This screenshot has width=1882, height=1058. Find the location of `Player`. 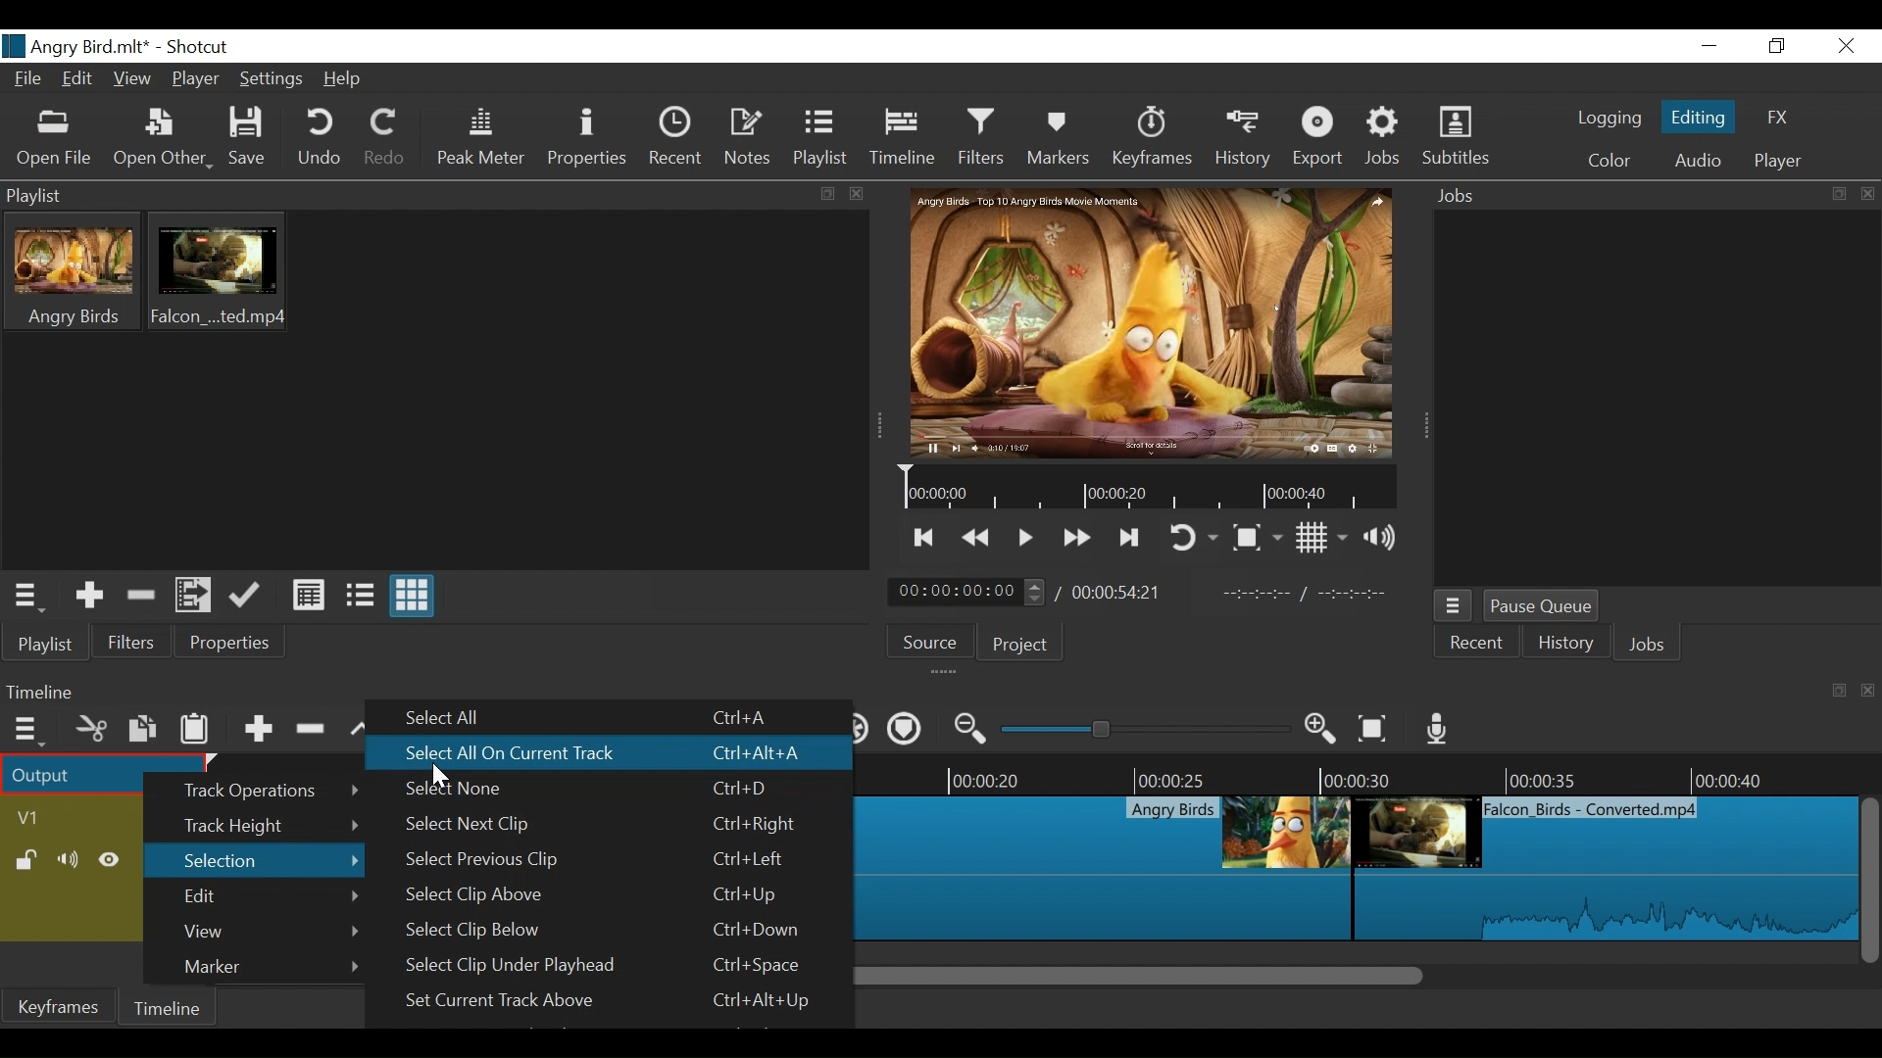

Player is located at coordinates (1781, 161).